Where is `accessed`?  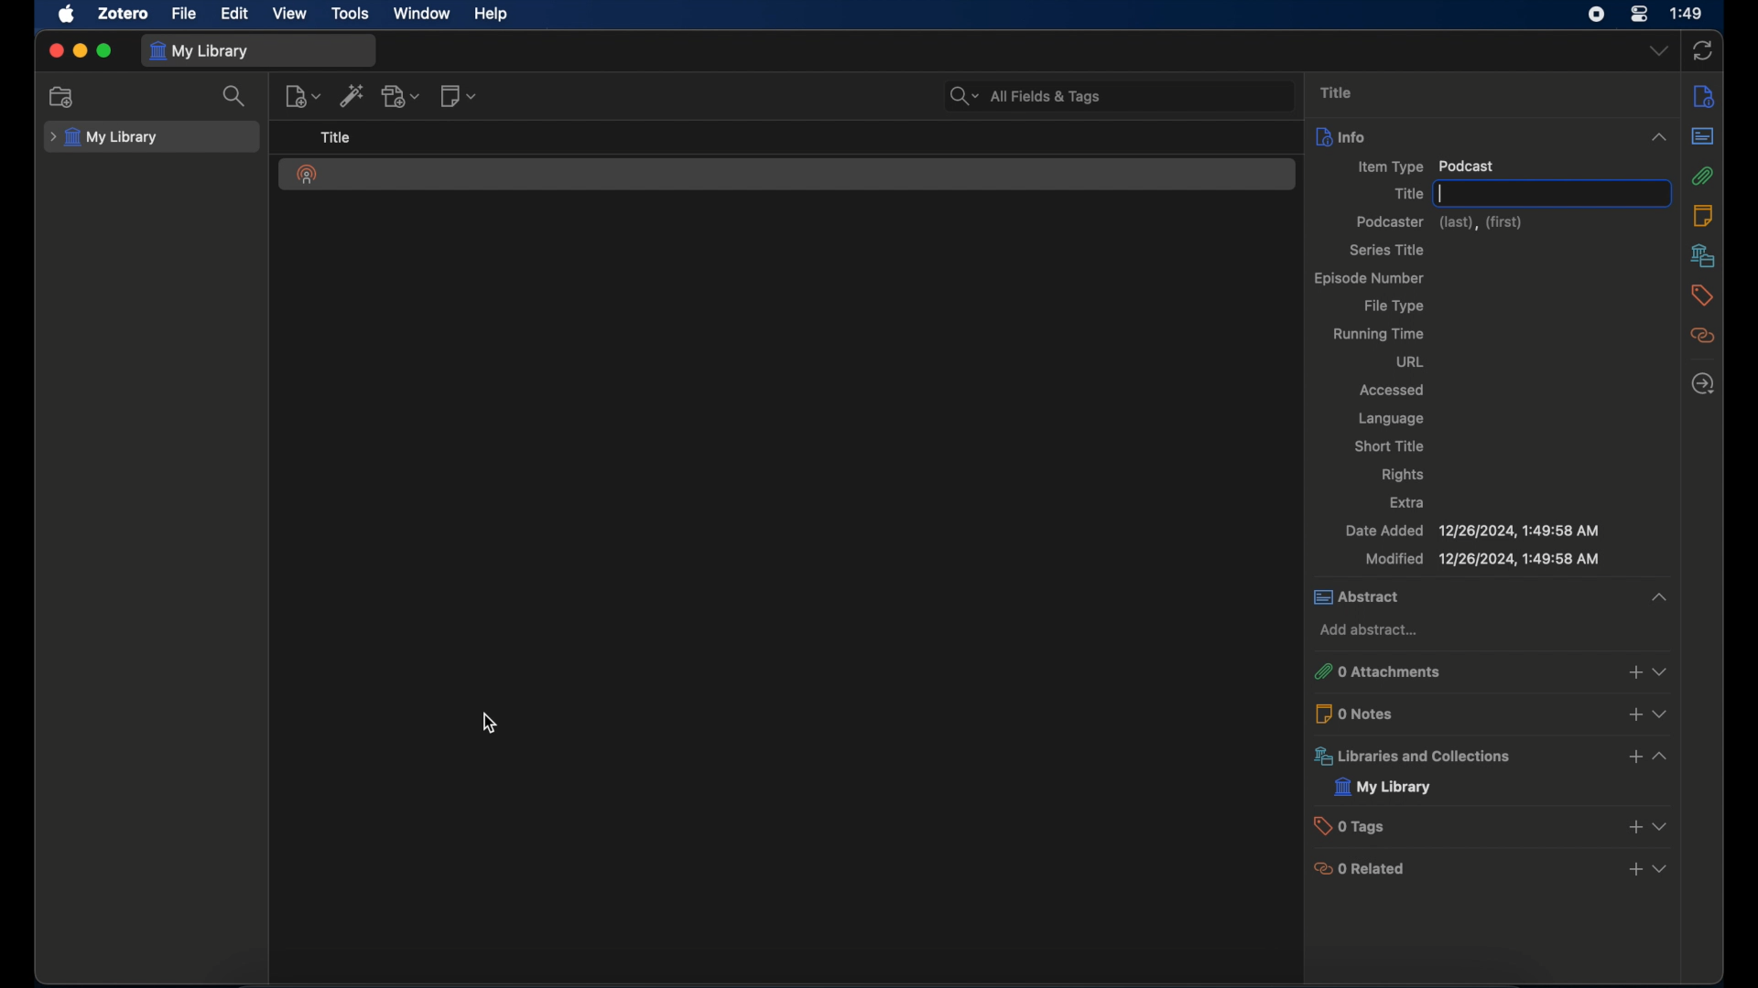 accessed is located at coordinates (1394, 392).